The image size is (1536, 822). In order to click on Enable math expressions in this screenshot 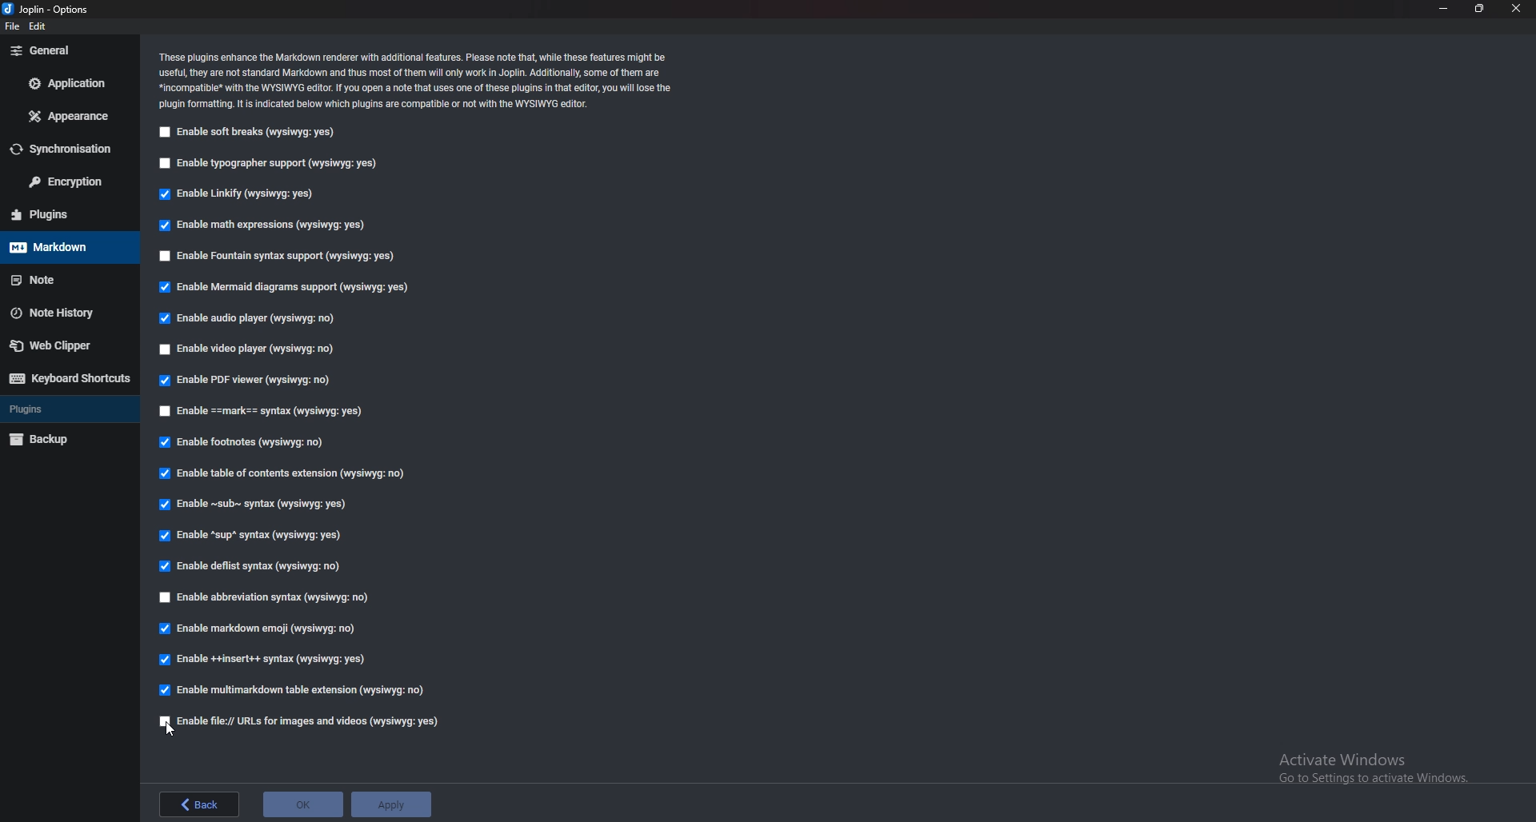, I will do `click(270, 225)`.